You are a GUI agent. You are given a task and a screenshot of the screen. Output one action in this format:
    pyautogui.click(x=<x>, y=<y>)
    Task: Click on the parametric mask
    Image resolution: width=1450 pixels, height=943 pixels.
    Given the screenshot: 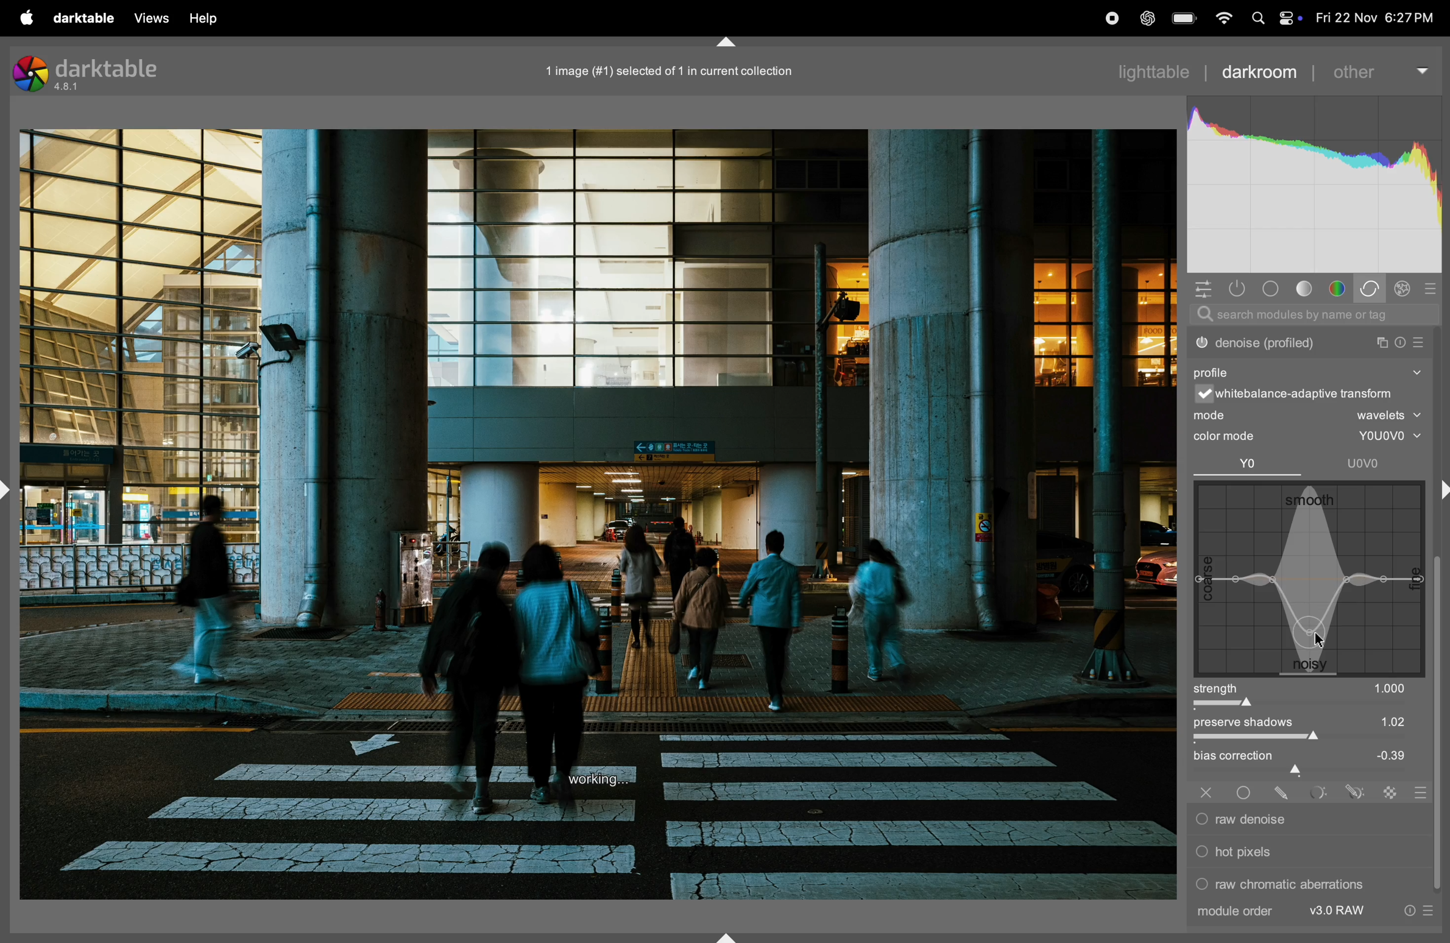 What is the action you would take?
    pyautogui.click(x=1320, y=793)
    